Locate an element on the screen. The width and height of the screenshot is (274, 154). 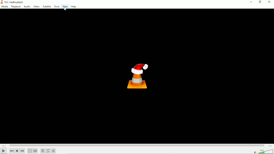
Cursor is located at coordinates (65, 9).